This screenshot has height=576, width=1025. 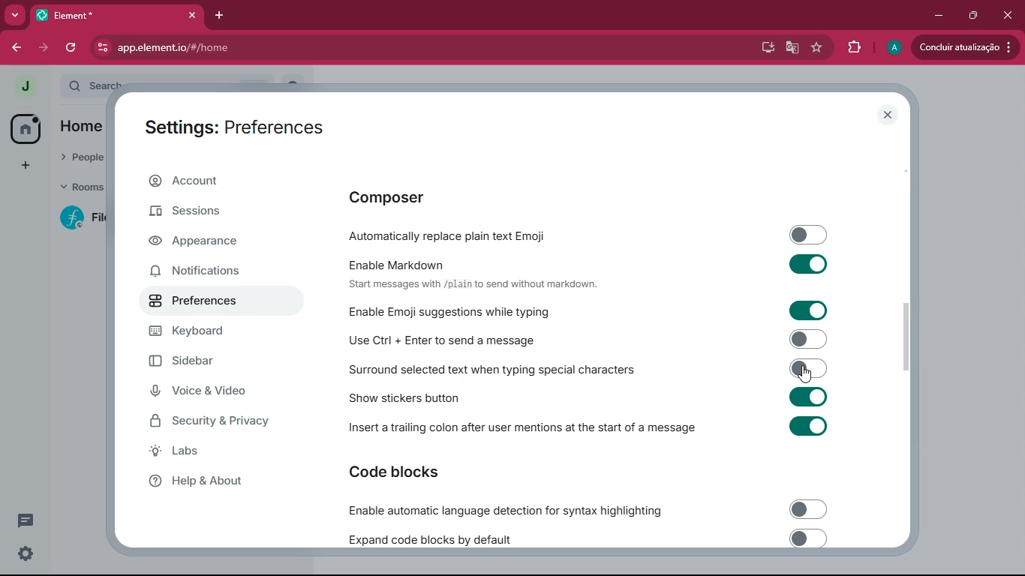 I want to click on element, so click(x=116, y=16).